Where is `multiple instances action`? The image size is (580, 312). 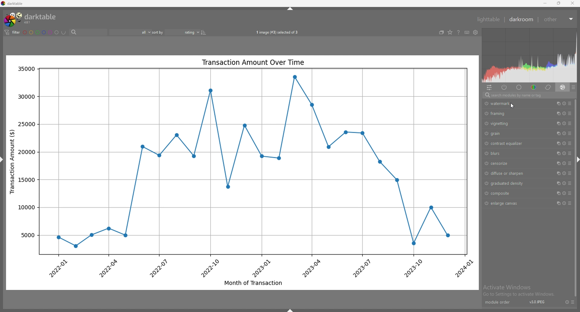 multiple instances action is located at coordinates (558, 203).